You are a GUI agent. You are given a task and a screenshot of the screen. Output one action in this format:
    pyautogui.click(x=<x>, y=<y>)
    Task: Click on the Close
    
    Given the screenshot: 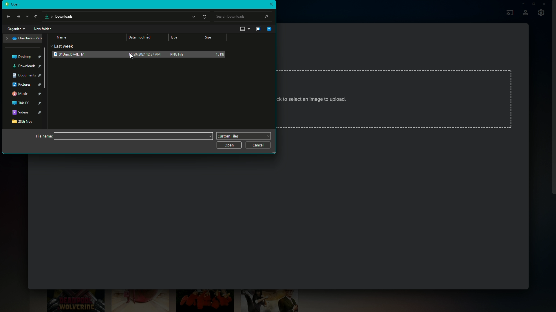 What is the action you would take?
    pyautogui.click(x=271, y=5)
    